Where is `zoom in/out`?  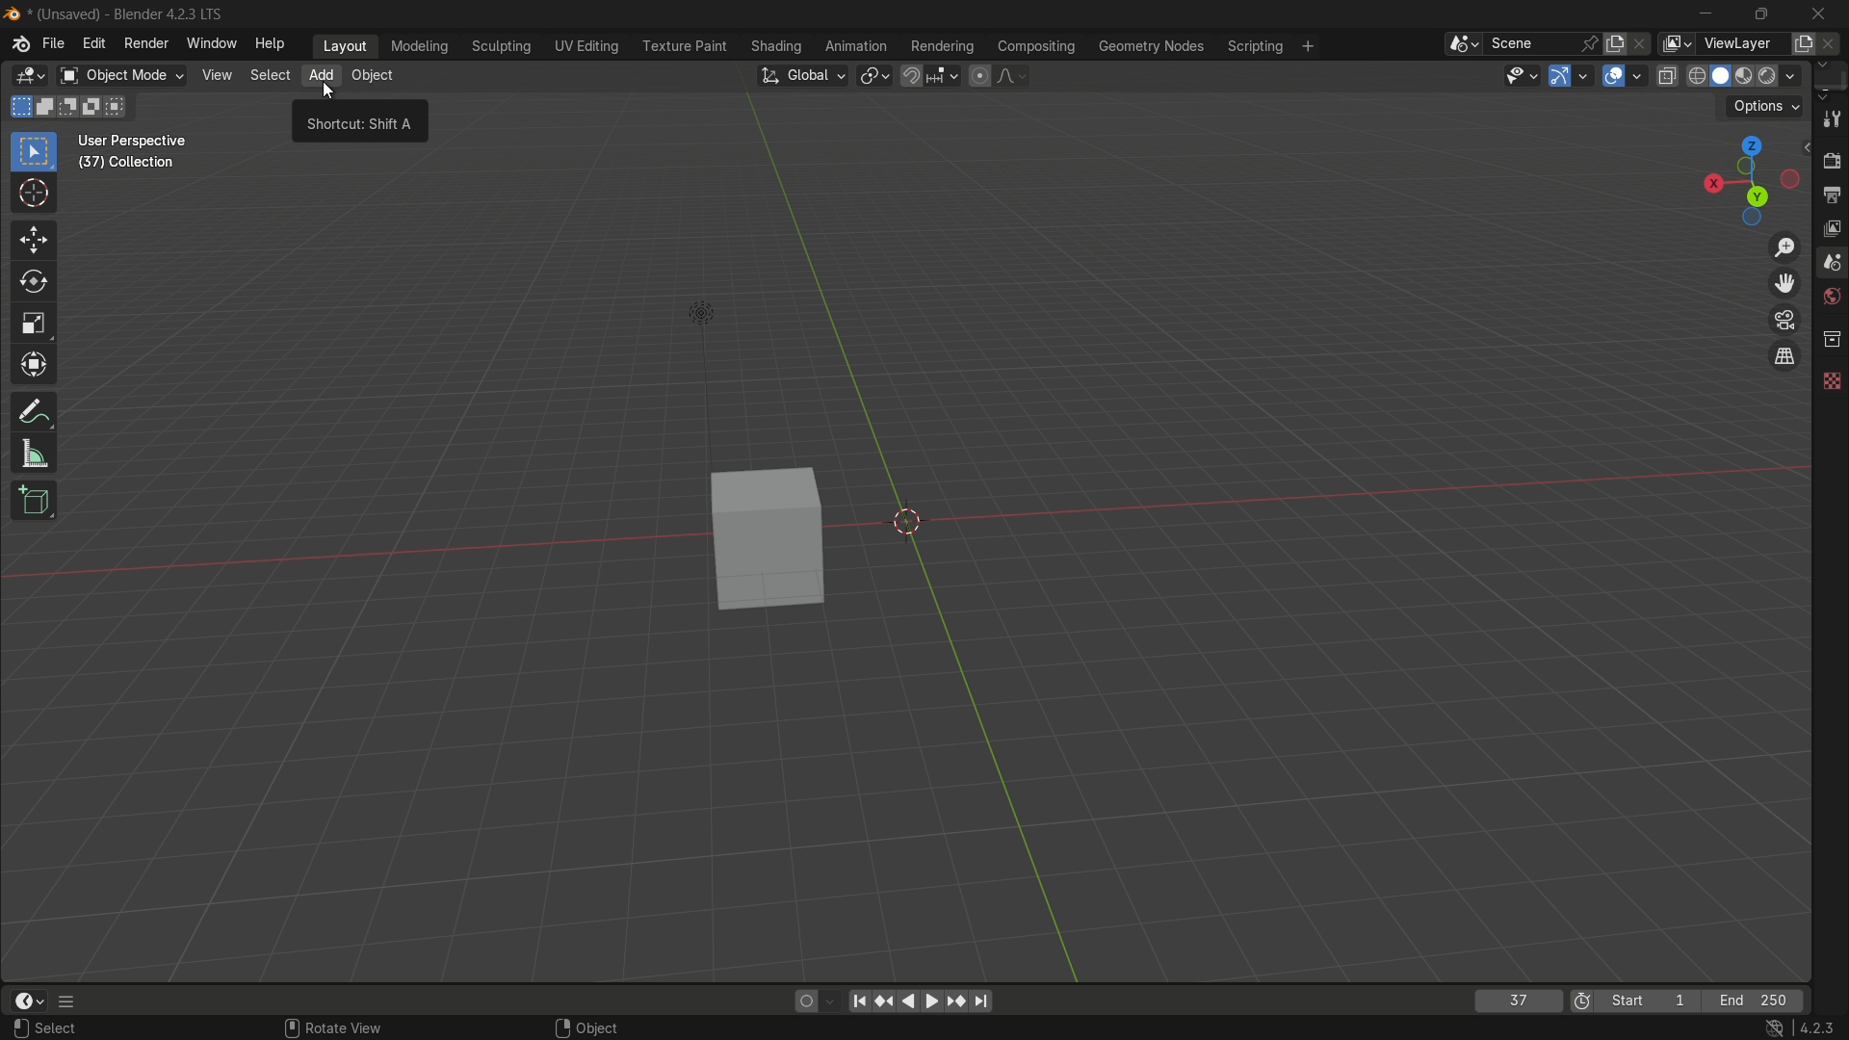
zoom in/out is located at coordinates (1784, 246).